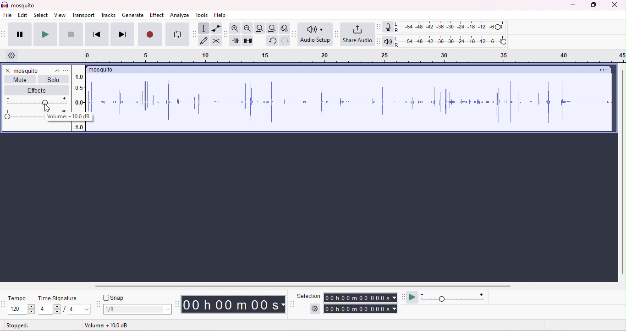 This screenshot has height=331, width=626. Describe the element at coordinates (248, 41) in the screenshot. I see `silence selection` at that location.